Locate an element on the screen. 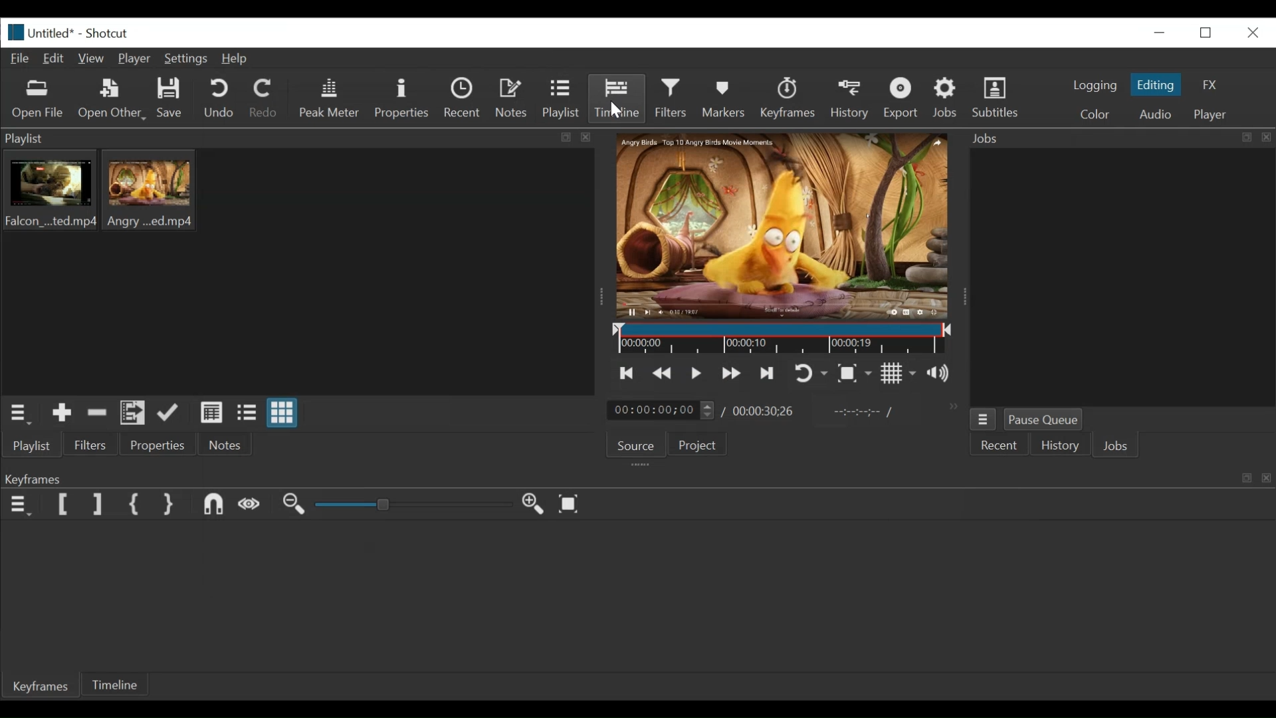 The height and width of the screenshot is (718, 1276). Set Filter First is located at coordinates (62, 505).